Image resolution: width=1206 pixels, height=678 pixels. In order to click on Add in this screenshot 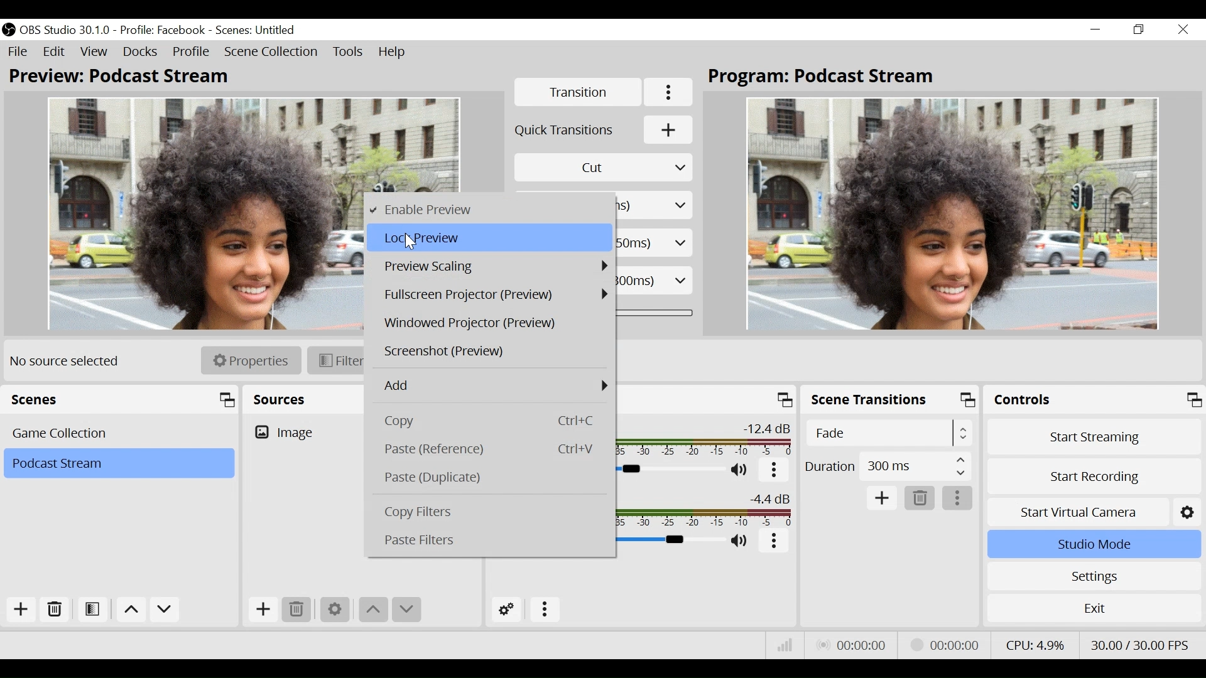, I will do `click(21, 608)`.